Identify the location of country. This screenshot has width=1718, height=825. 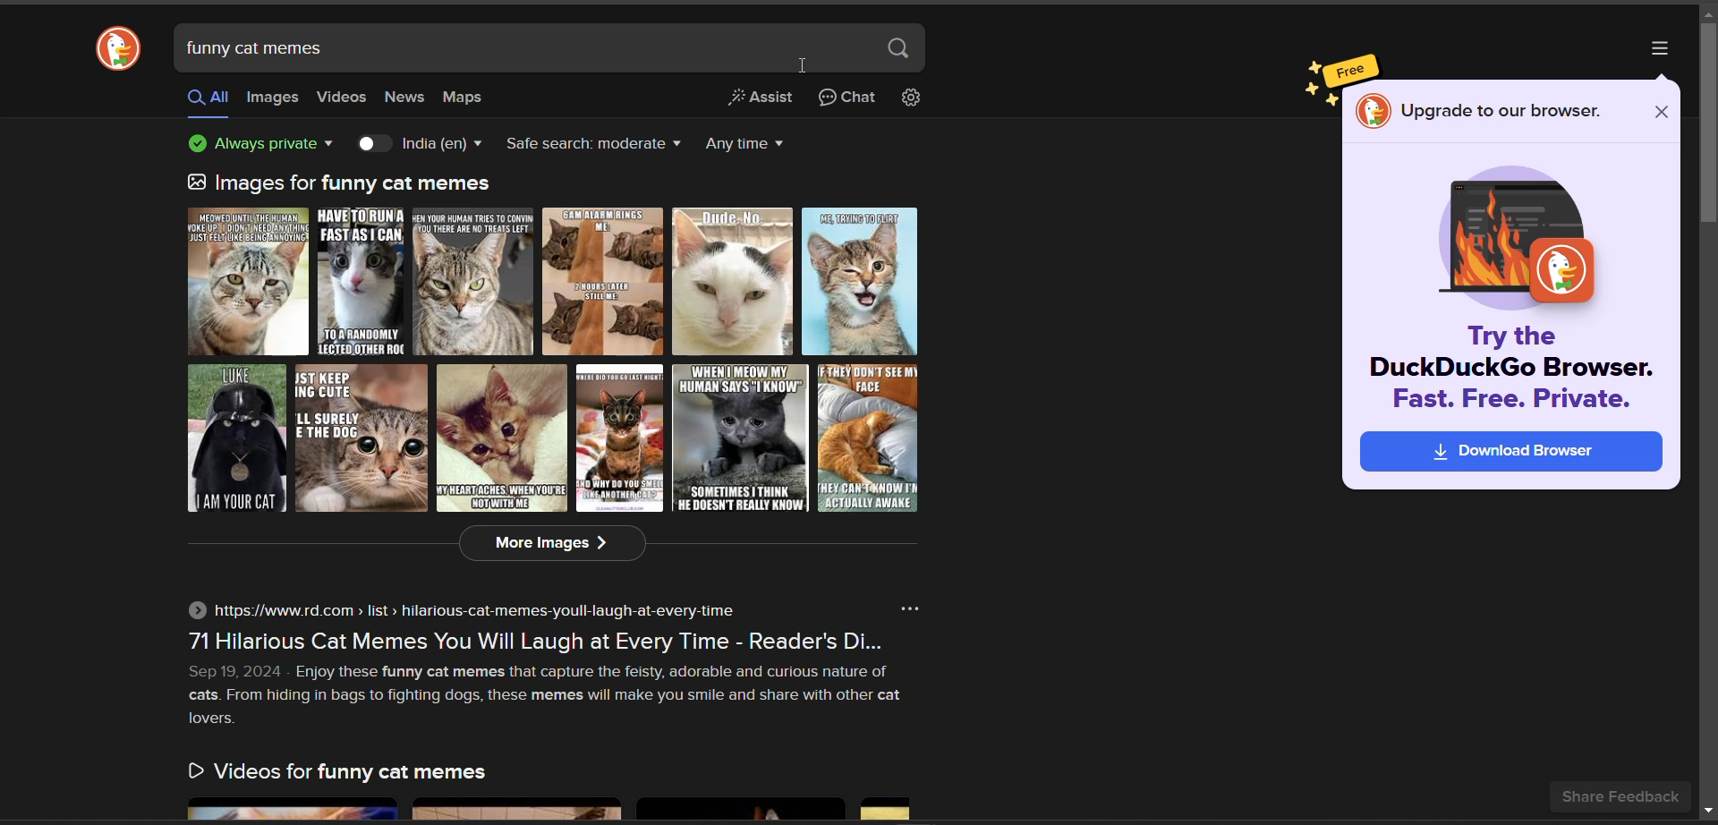
(444, 145).